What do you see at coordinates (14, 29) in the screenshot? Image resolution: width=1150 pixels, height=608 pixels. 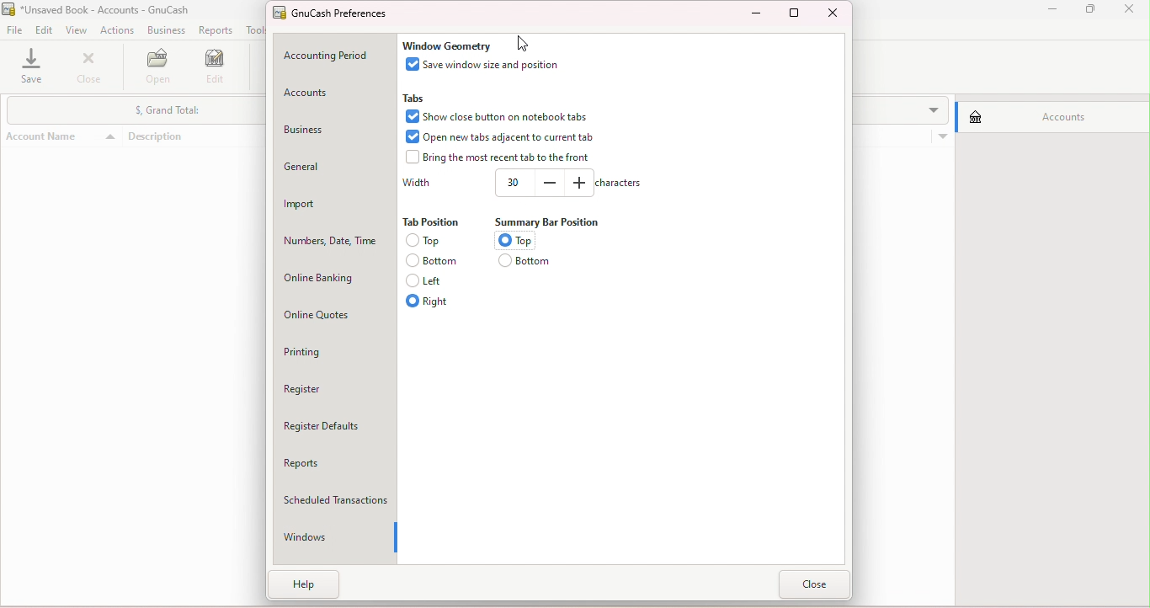 I see `File` at bounding box center [14, 29].